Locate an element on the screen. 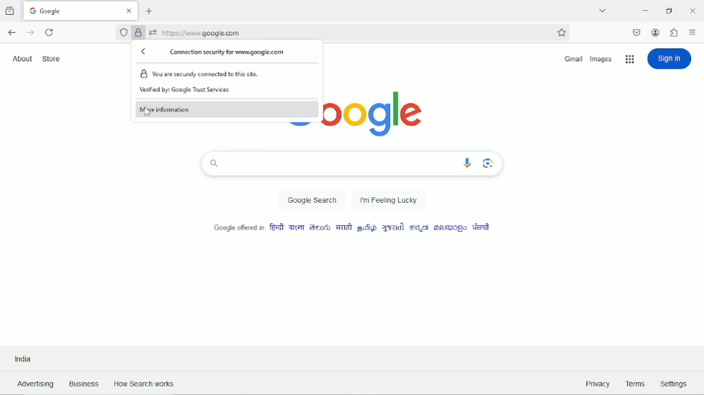  You have granted this website additional permissions is located at coordinates (153, 32).